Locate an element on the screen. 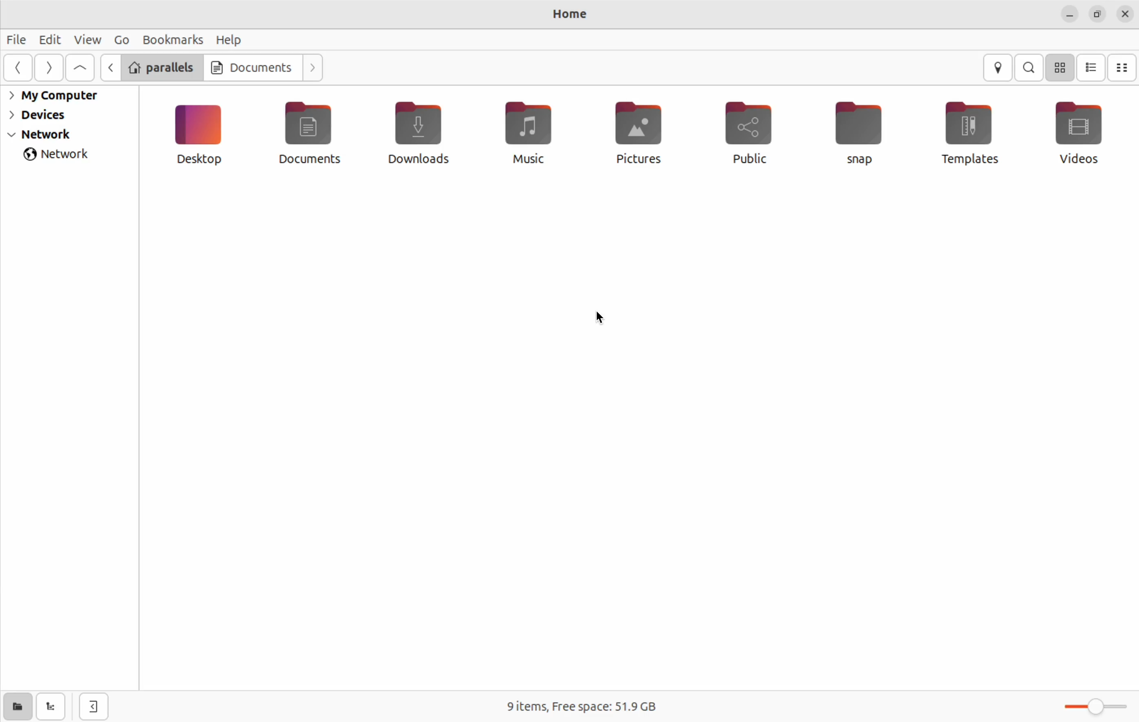 This screenshot has width=1139, height=722. close is located at coordinates (1125, 13).